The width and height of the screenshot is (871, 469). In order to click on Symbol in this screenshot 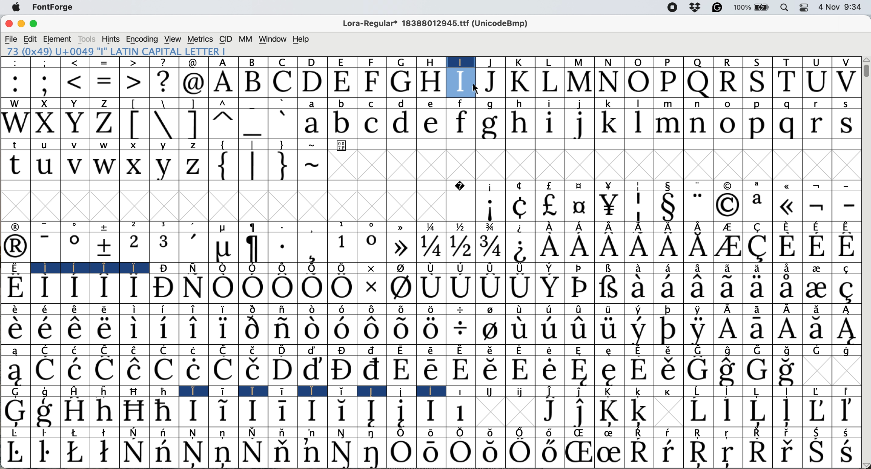, I will do `click(252, 329)`.